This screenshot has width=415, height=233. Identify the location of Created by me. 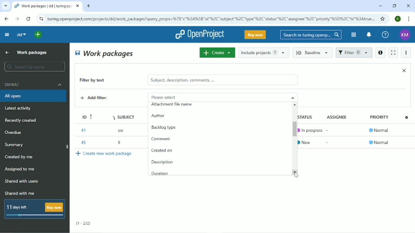
(20, 157).